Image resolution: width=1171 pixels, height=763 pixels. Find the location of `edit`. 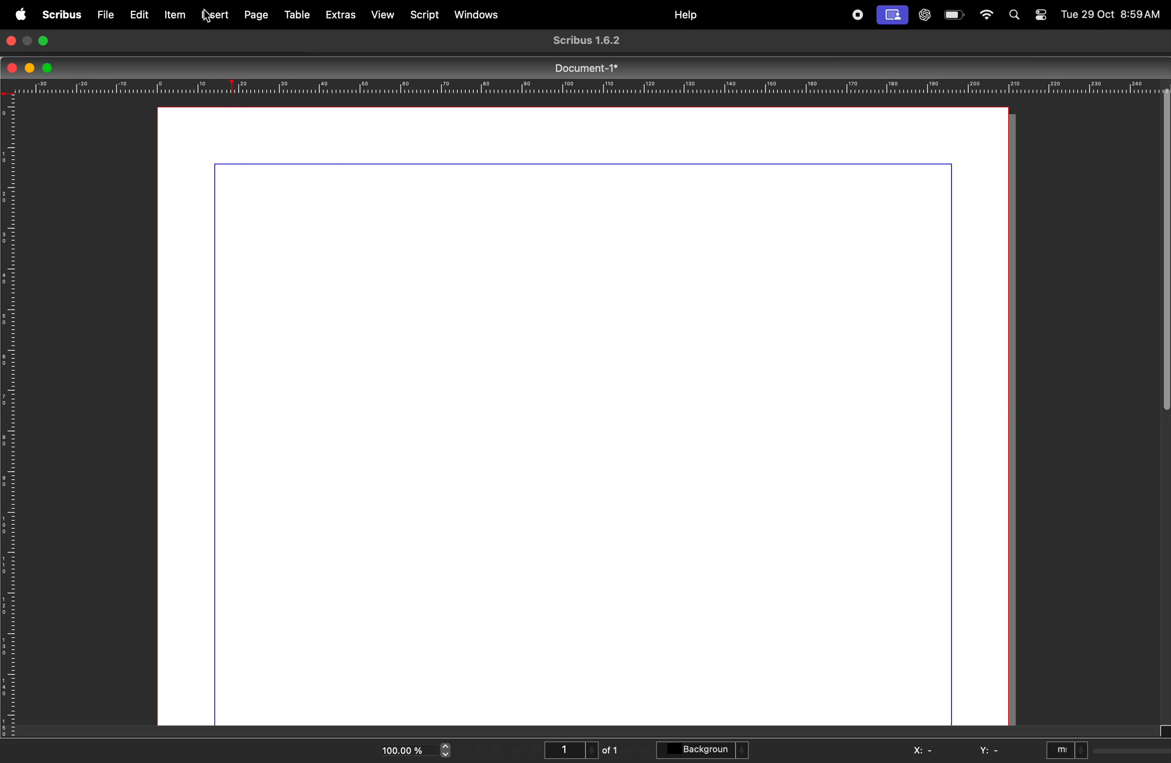

edit is located at coordinates (139, 14).